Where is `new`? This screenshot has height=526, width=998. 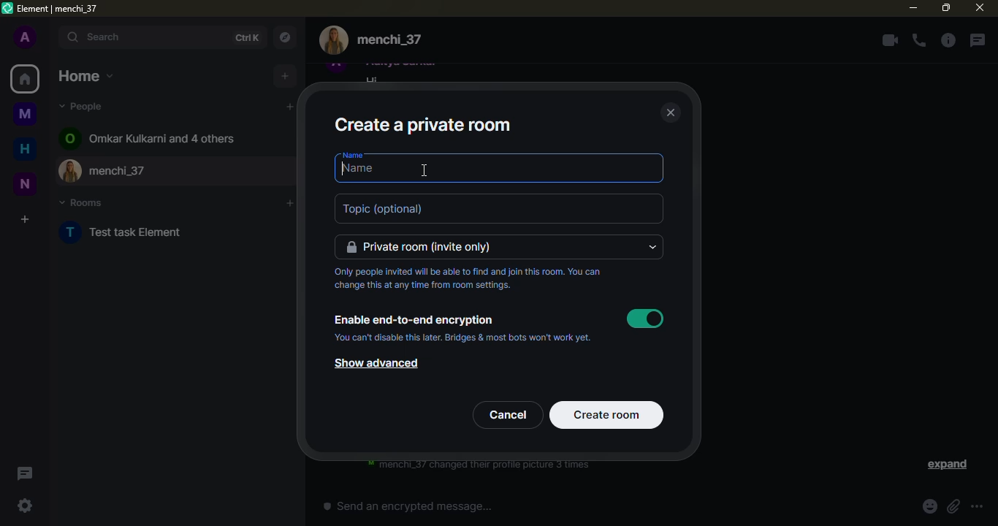
new is located at coordinates (25, 184).